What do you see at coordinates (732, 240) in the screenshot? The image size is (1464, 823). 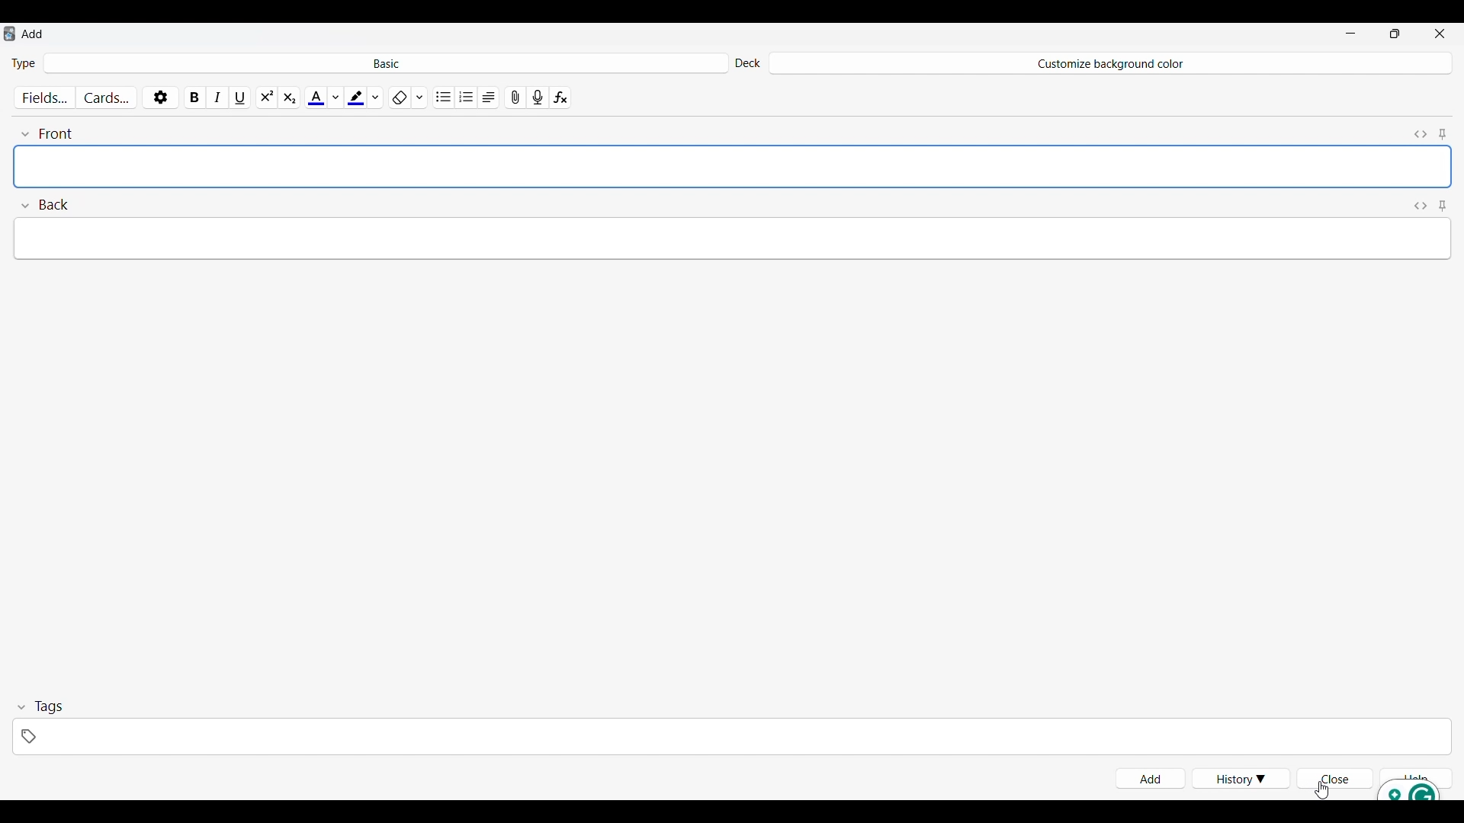 I see `Text space empty after adding card` at bounding box center [732, 240].